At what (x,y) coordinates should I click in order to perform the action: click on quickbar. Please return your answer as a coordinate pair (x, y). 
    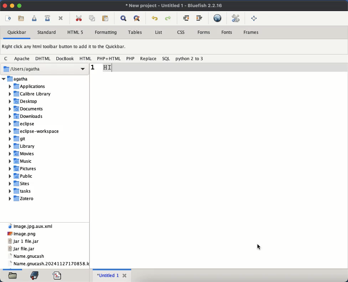
    Looking at the image, I should click on (17, 32).